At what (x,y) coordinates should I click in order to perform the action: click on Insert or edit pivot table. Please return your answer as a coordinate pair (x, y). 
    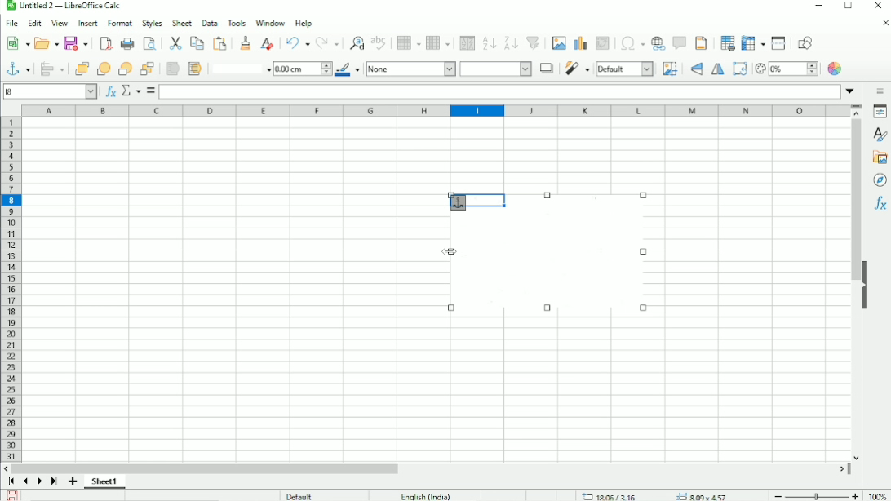
    Looking at the image, I should click on (604, 44).